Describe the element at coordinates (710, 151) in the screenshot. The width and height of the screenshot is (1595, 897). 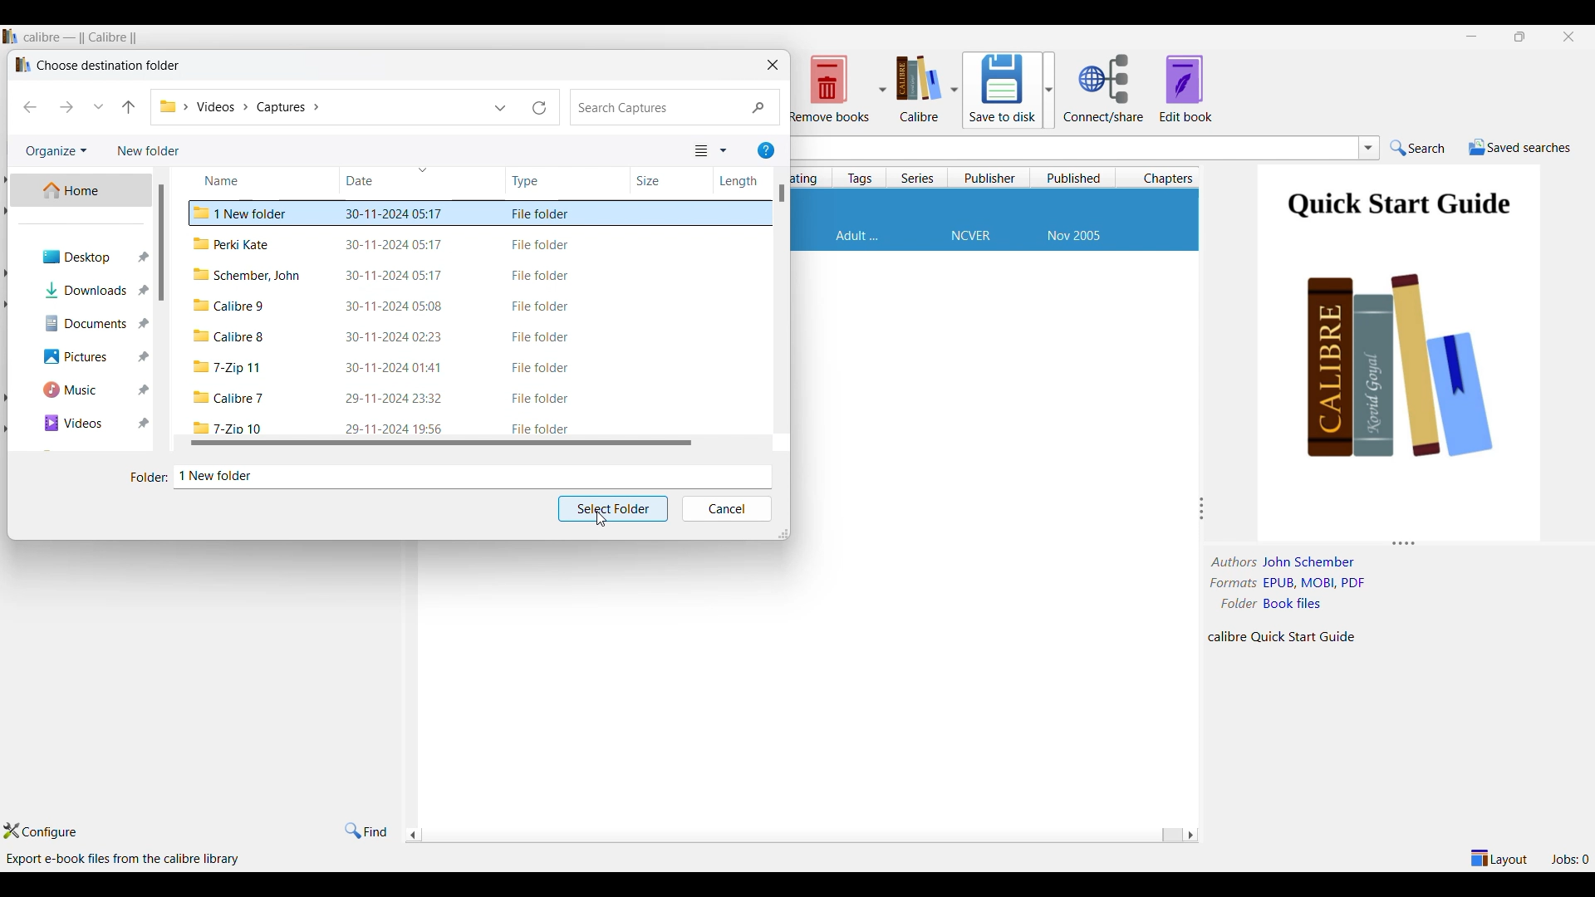
I see `Sort options` at that location.